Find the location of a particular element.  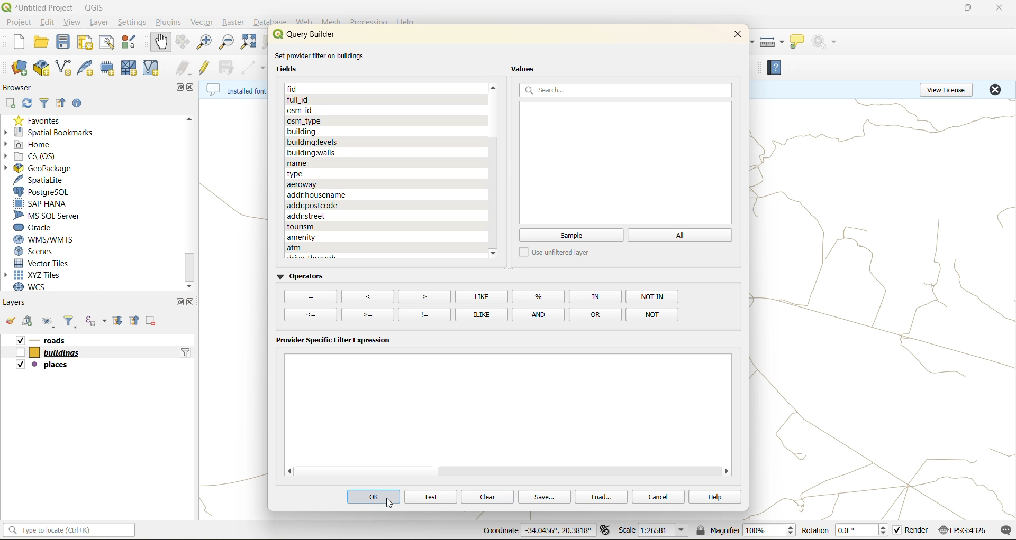

scale is located at coordinates (656, 531).